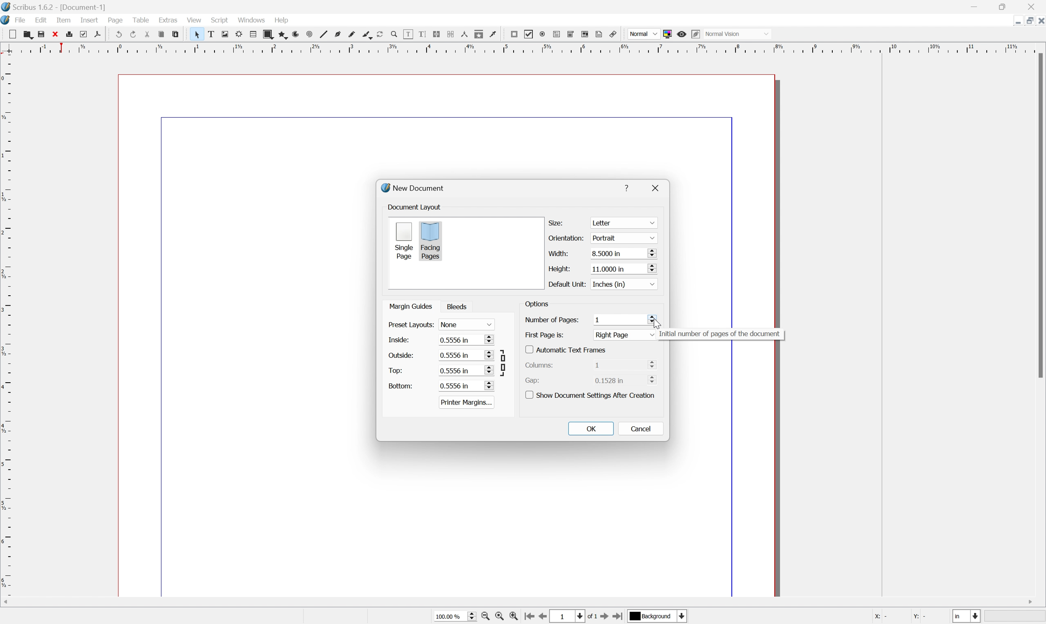 This screenshot has width=1046, height=624. I want to click on Bleeds, so click(459, 307).